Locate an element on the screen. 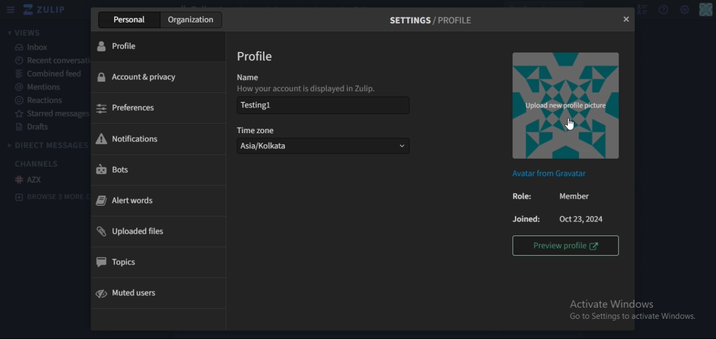  close is located at coordinates (626, 18).